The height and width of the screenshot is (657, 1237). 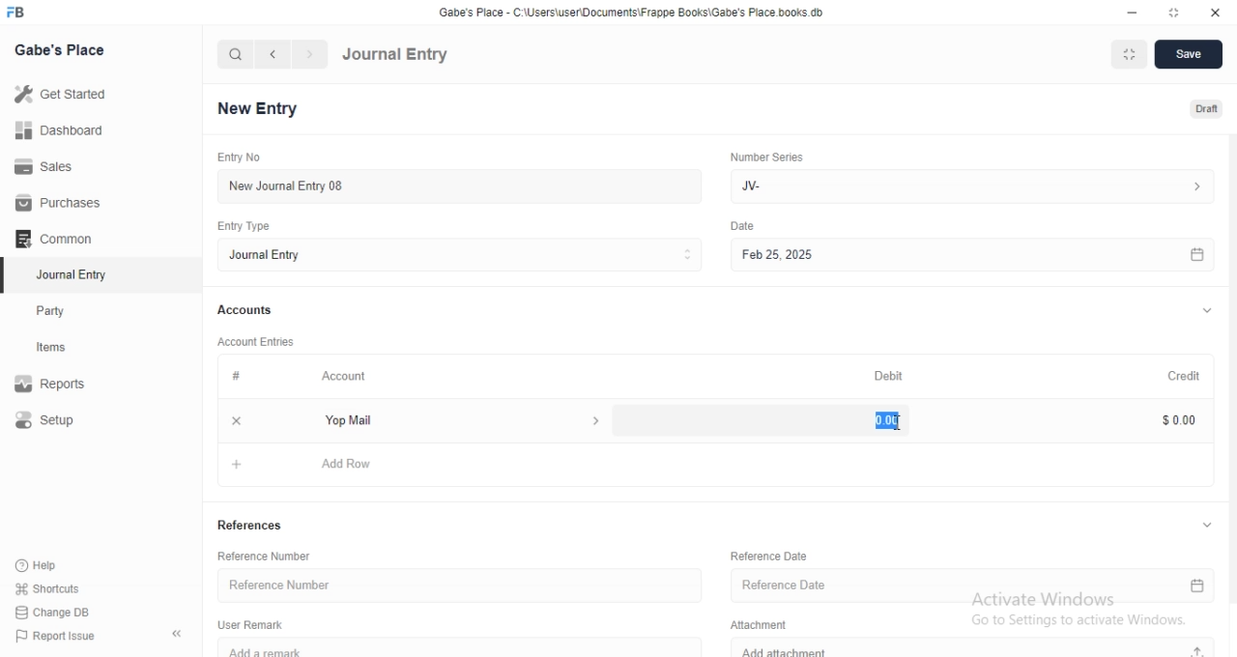 I want to click on Report Issue, so click(x=65, y=636).